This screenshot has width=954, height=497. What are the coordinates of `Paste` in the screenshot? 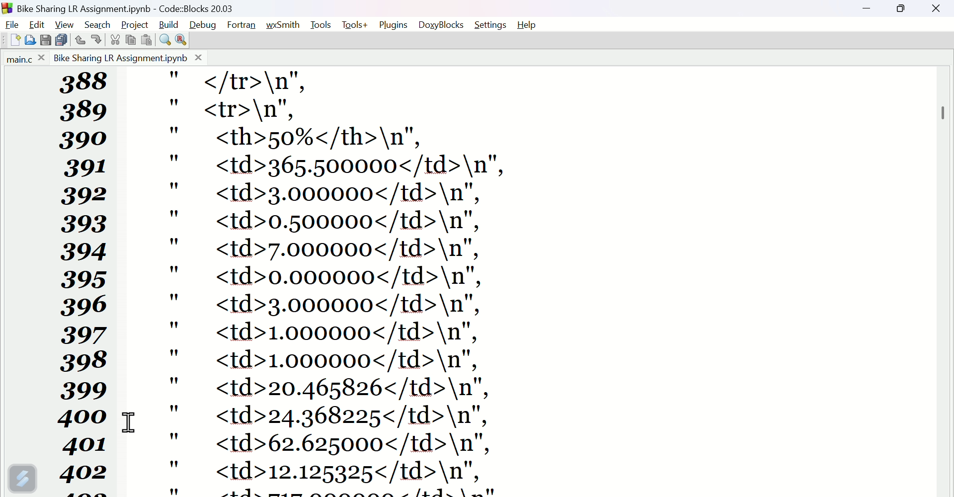 It's located at (146, 39).